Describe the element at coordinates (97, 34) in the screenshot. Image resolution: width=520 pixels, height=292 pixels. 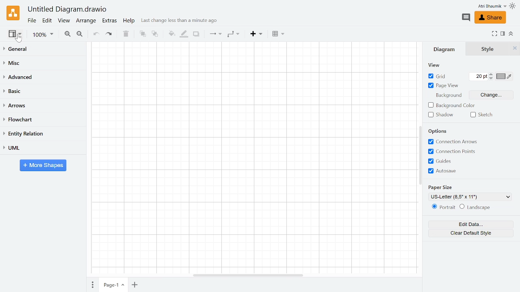
I see `Undo` at that location.